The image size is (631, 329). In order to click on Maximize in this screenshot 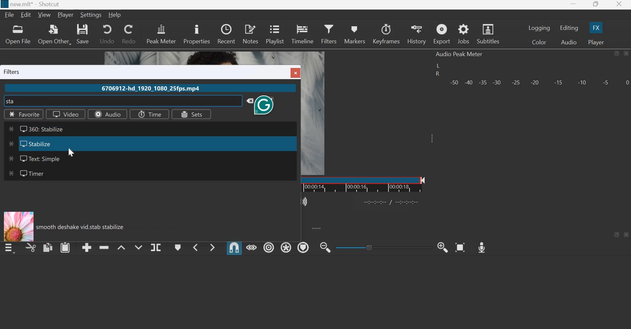, I will do `click(596, 5)`.